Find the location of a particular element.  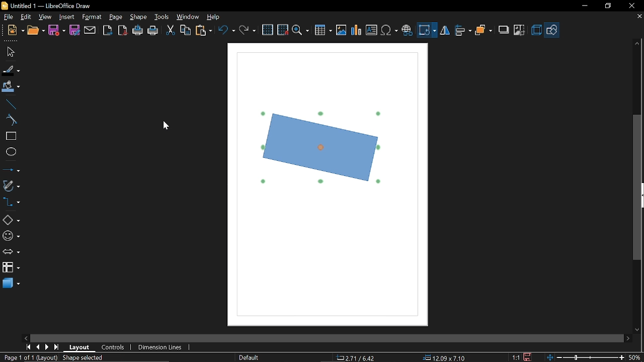

Insert Image is located at coordinates (340, 31).